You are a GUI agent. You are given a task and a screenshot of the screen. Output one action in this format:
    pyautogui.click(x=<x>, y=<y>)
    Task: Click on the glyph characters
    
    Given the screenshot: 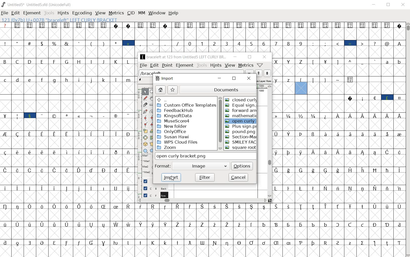 What is the action you would take?
    pyautogui.click(x=339, y=148)
    